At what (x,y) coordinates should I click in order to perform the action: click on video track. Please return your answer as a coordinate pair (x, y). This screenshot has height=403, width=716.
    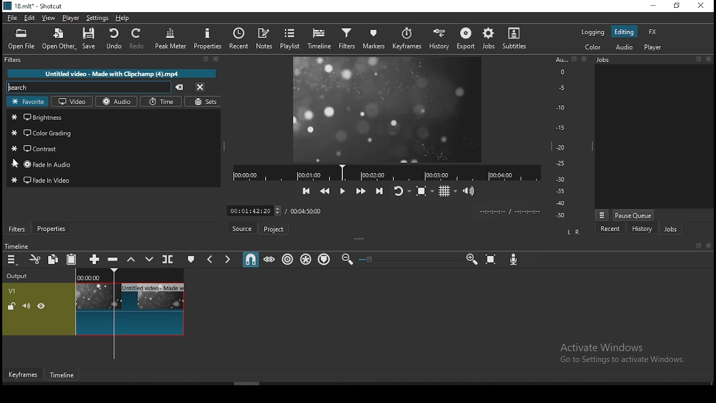
    Looking at the image, I should click on (93, 309).